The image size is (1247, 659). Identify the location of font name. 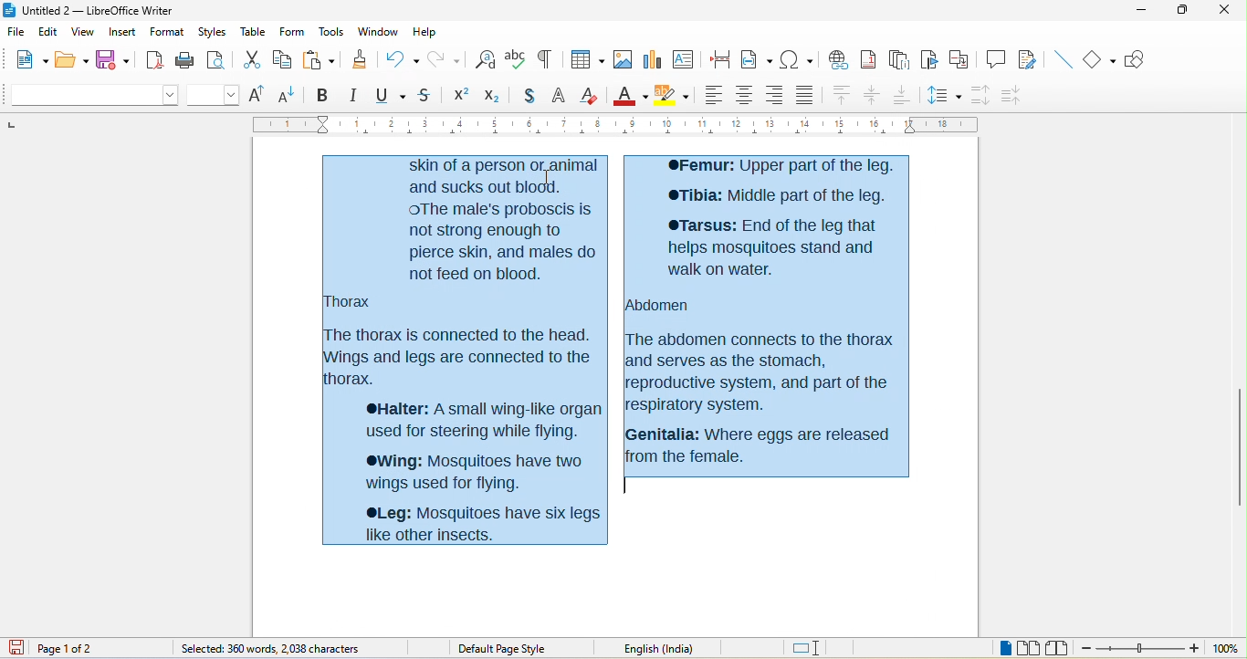
(90, 96).